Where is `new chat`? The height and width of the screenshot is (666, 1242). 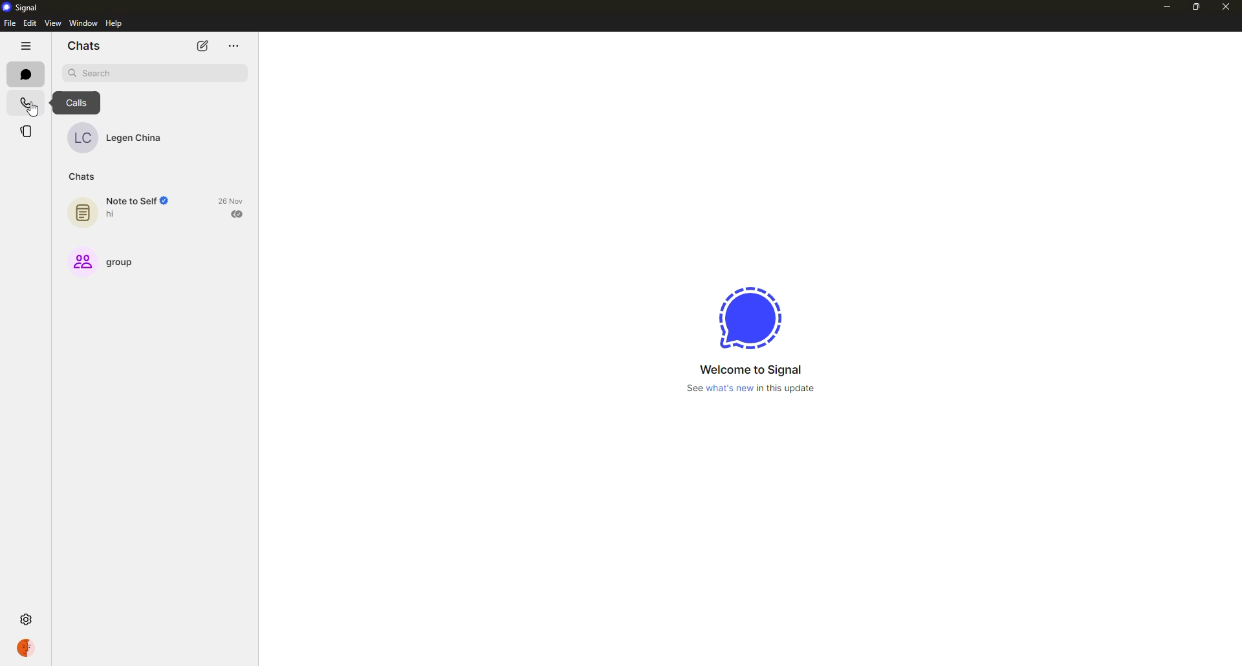 new chat is located at coordinates (202, 47).